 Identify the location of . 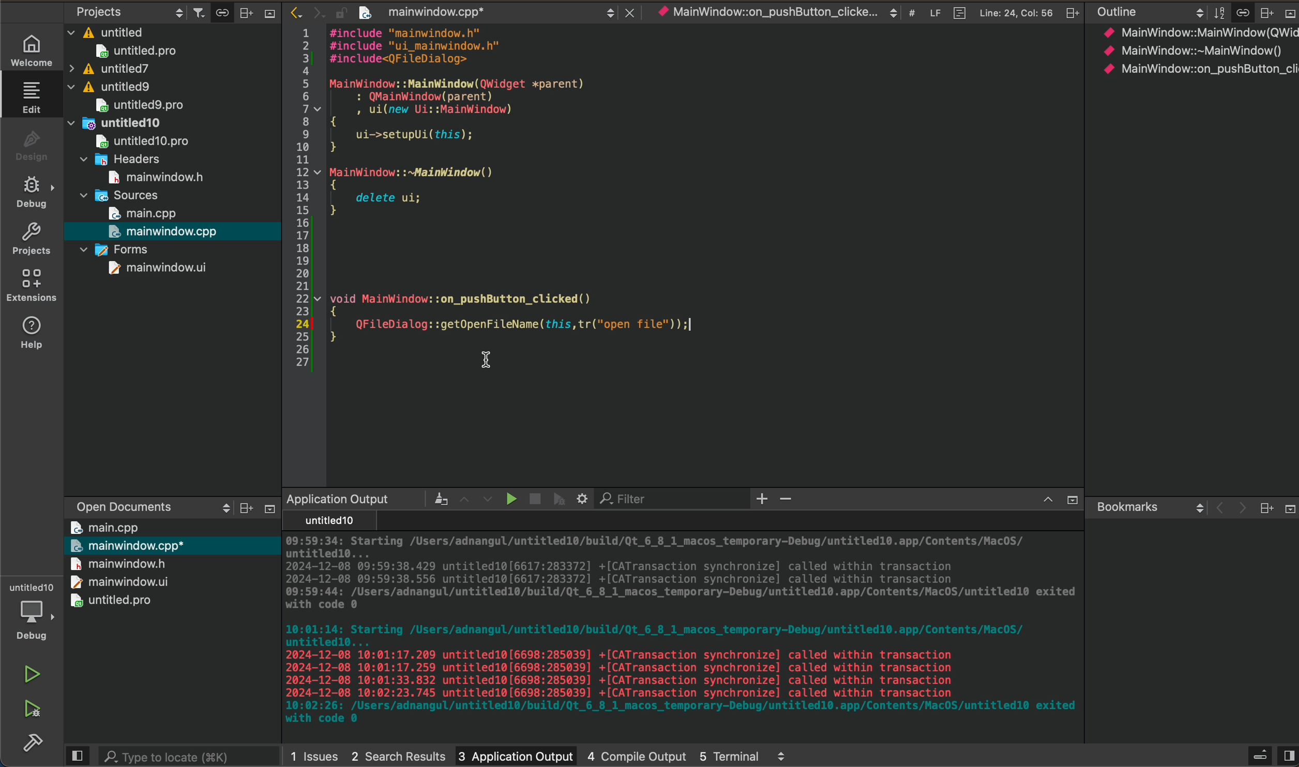
(245, 11).